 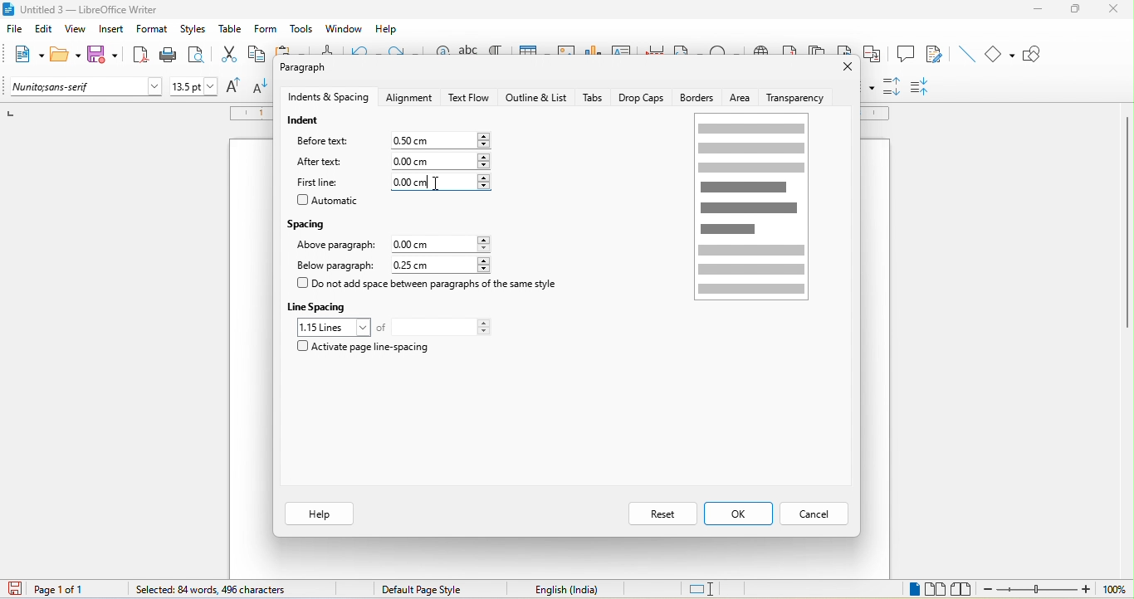 I want to click on basic shapes, so click(x=1001, y=55).